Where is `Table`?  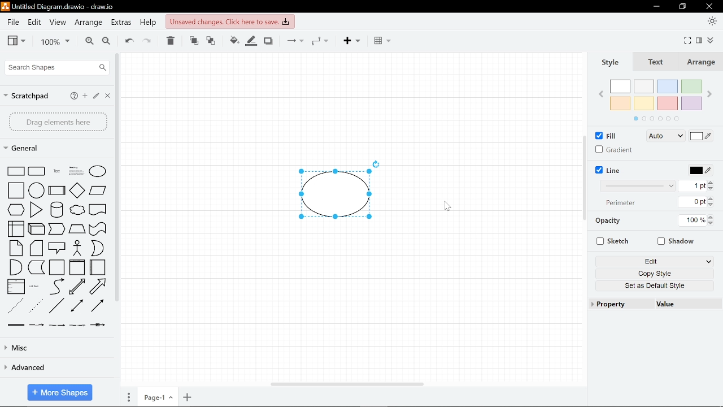
Table is located at coordinates (383, 40).